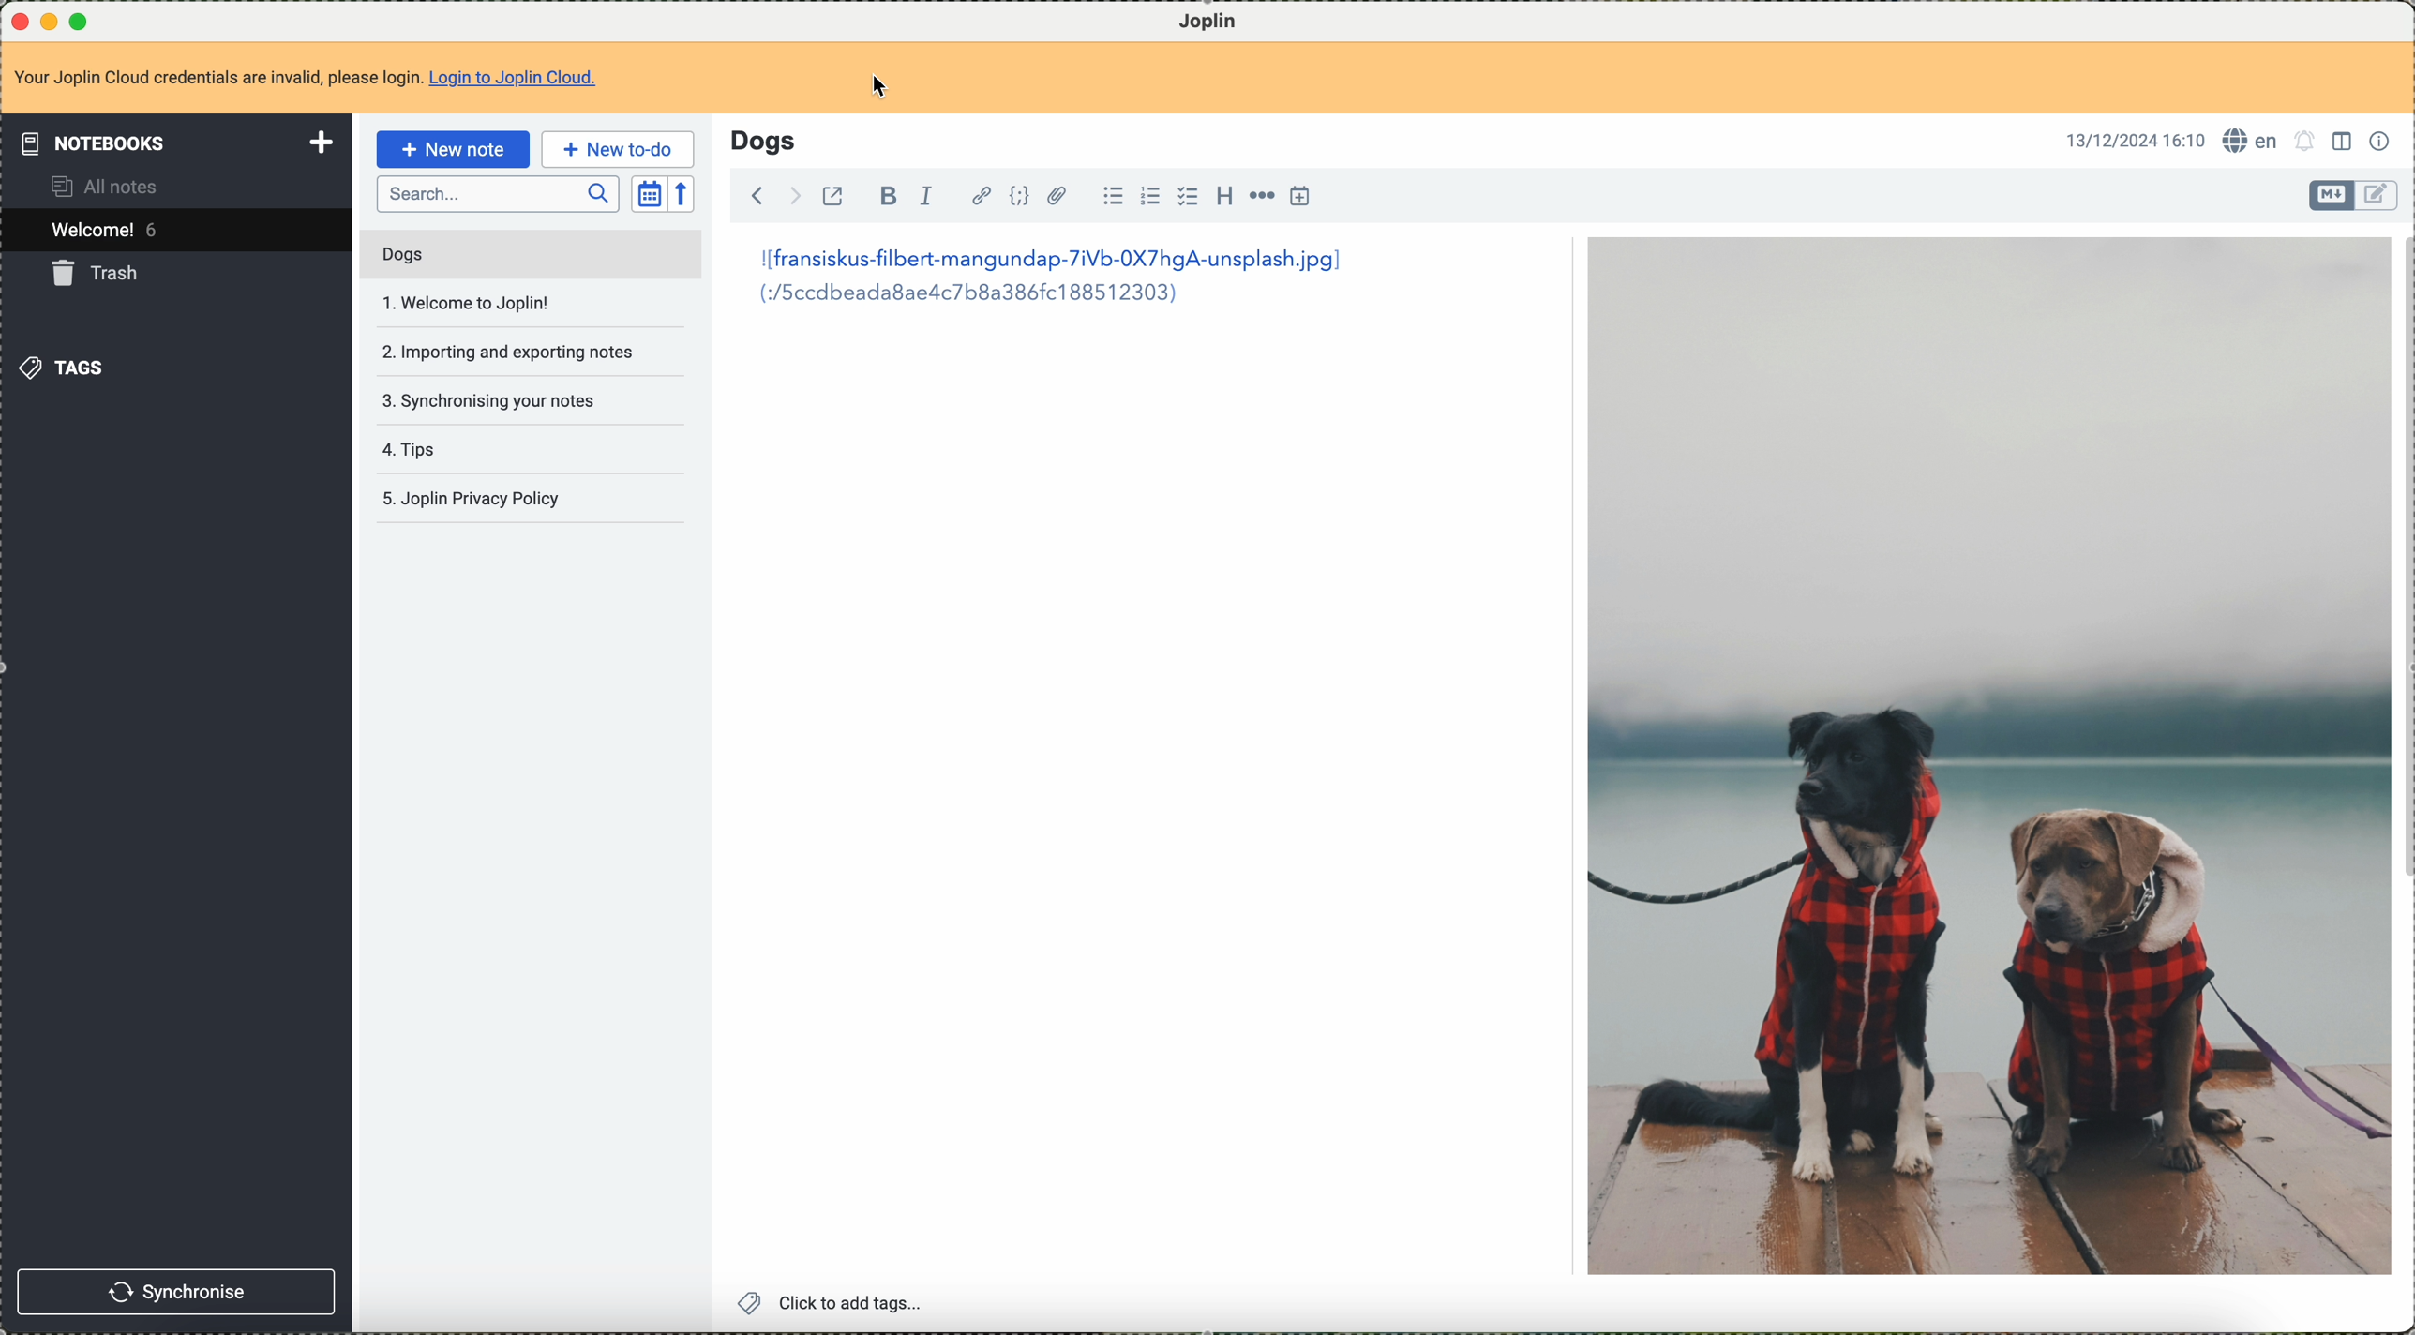 This screenshot has width=2415, height=1335. I want to click on italic, so click(925, 197).